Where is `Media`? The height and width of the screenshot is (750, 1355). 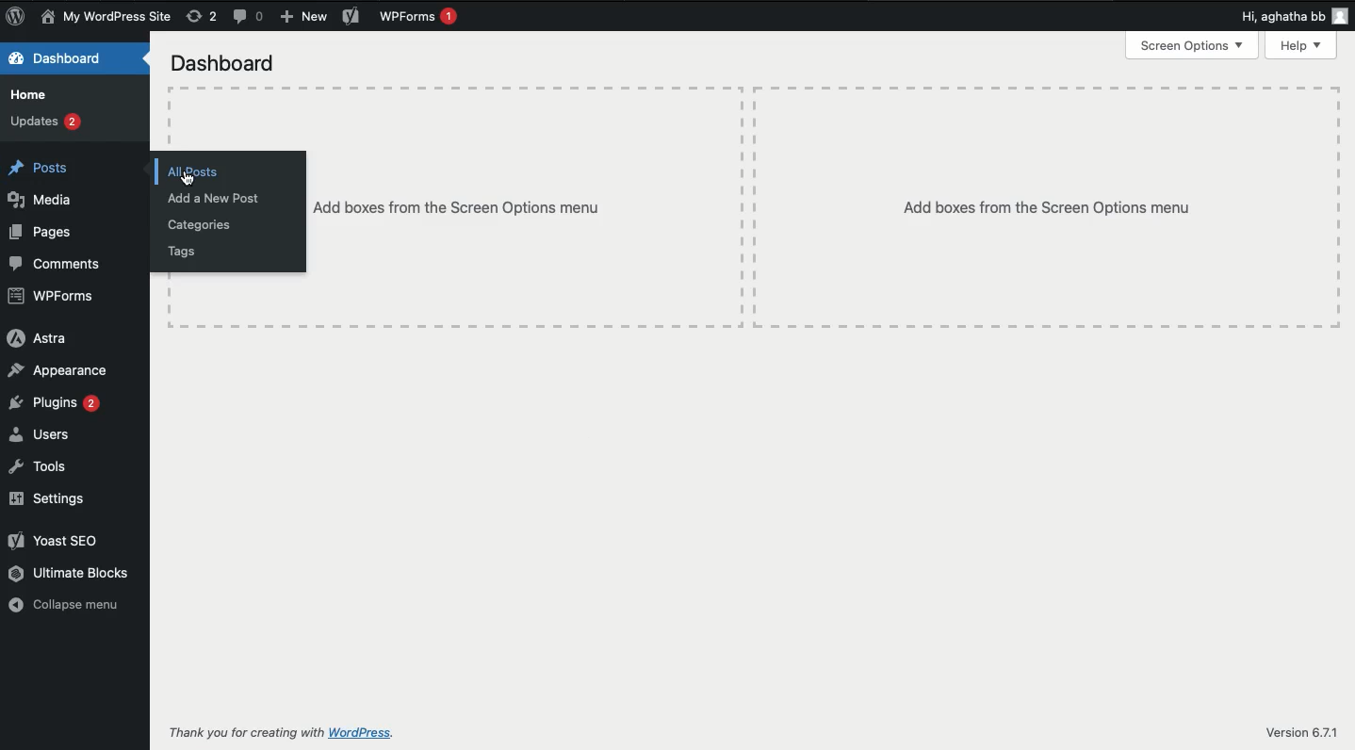
Media is located at coordinates (43, 199).